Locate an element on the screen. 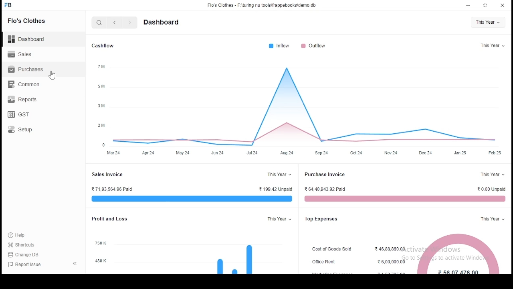  sales invoice is located at coordinates (190, 198).